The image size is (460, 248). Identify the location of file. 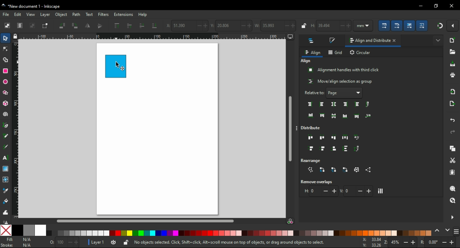
(6, 14).